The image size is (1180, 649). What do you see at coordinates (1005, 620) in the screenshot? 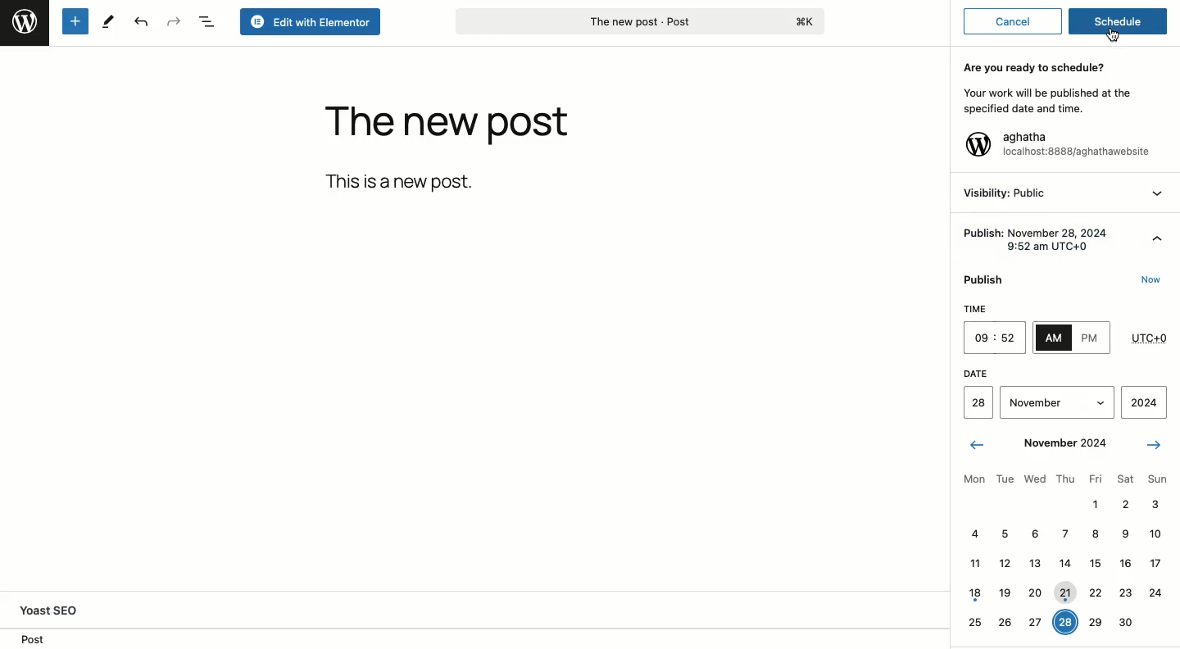
I see `26` at bounding box center [1005, 620].